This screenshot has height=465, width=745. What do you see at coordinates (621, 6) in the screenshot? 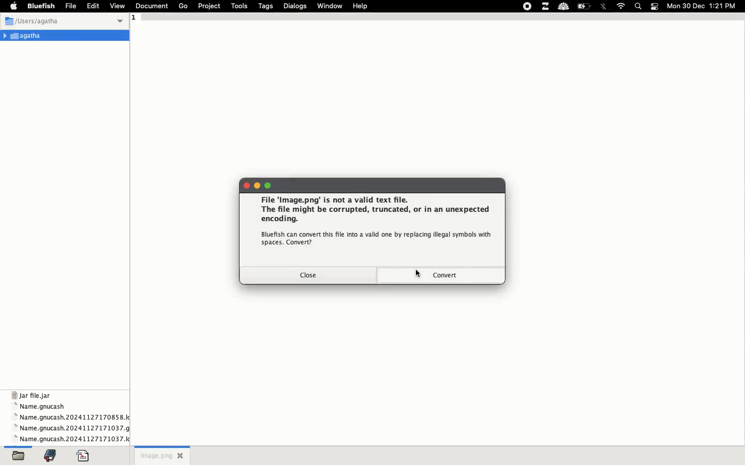
I see `internet` at bounding box center [621, 6].